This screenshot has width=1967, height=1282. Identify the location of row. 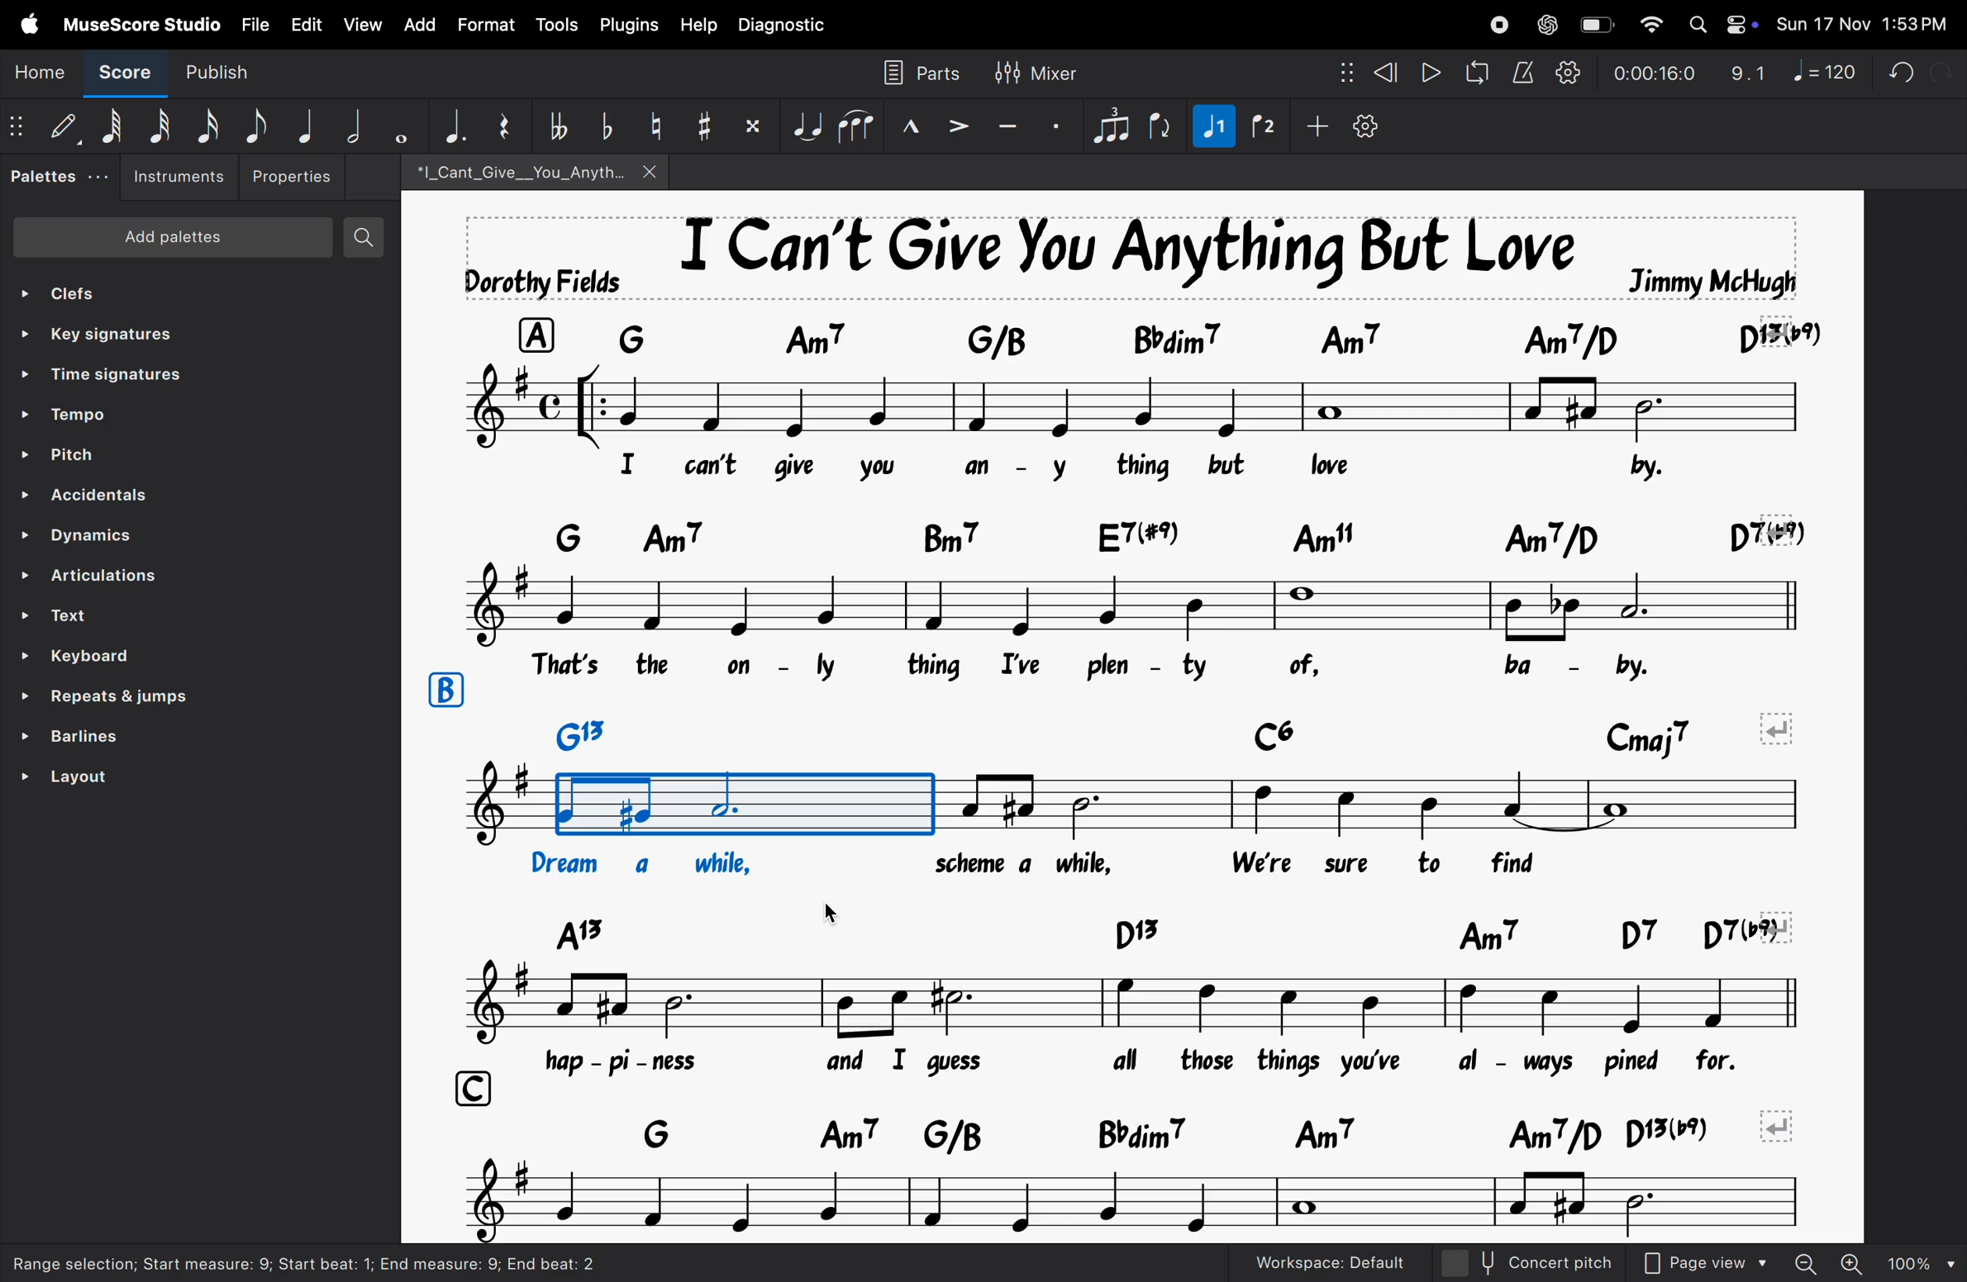
(445, 690).